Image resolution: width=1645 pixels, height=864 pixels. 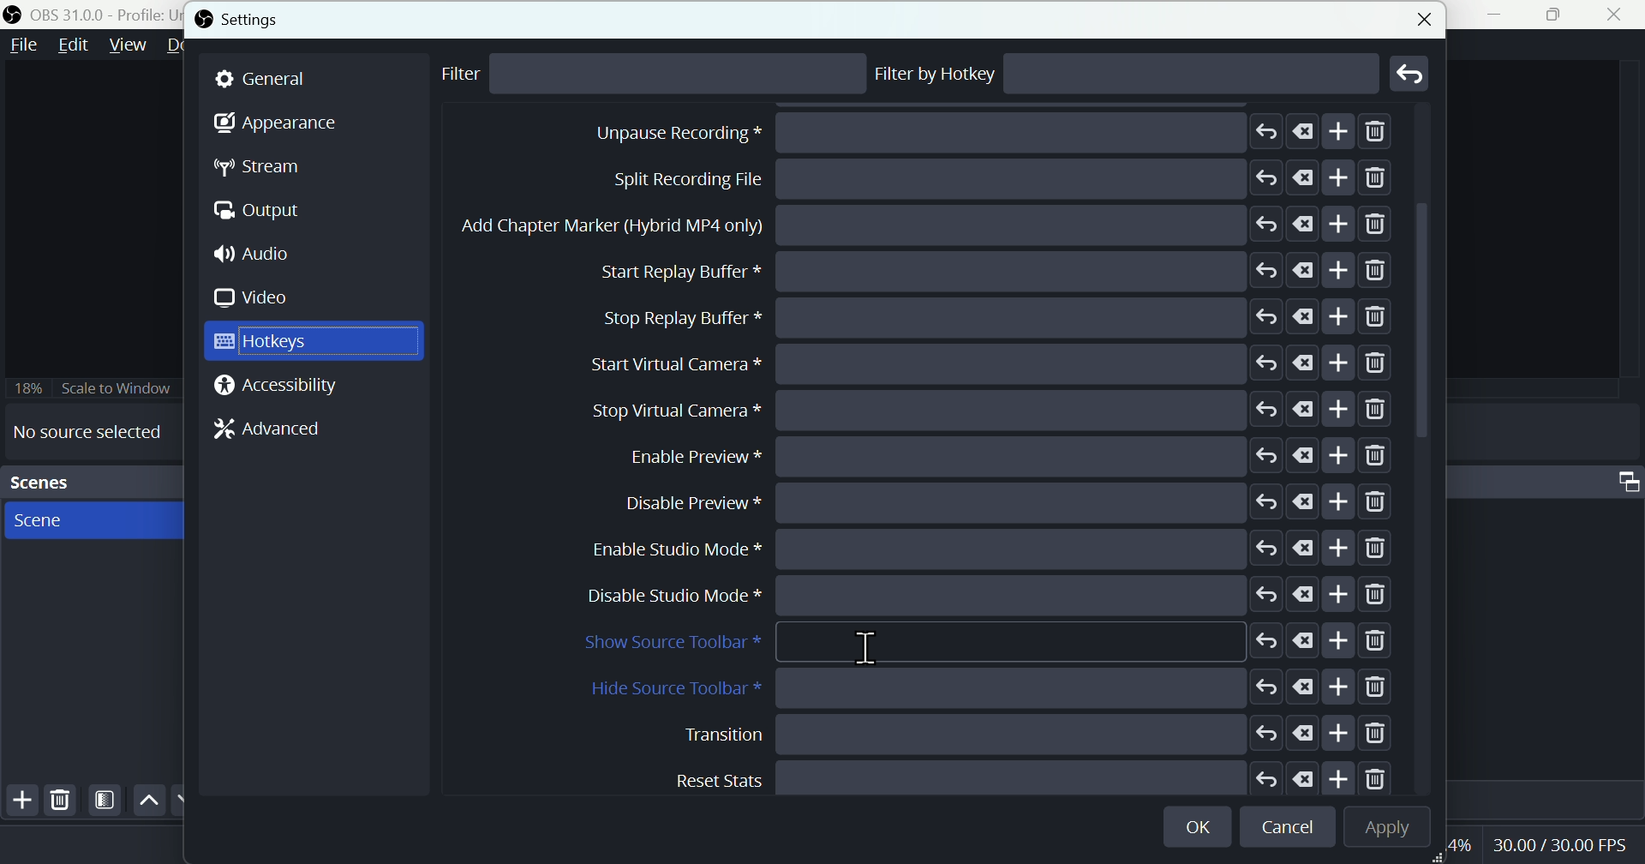 What do you see at coordinates (258, 297) in the screenshot?
I see `Video` at bounding box center [258, 297].